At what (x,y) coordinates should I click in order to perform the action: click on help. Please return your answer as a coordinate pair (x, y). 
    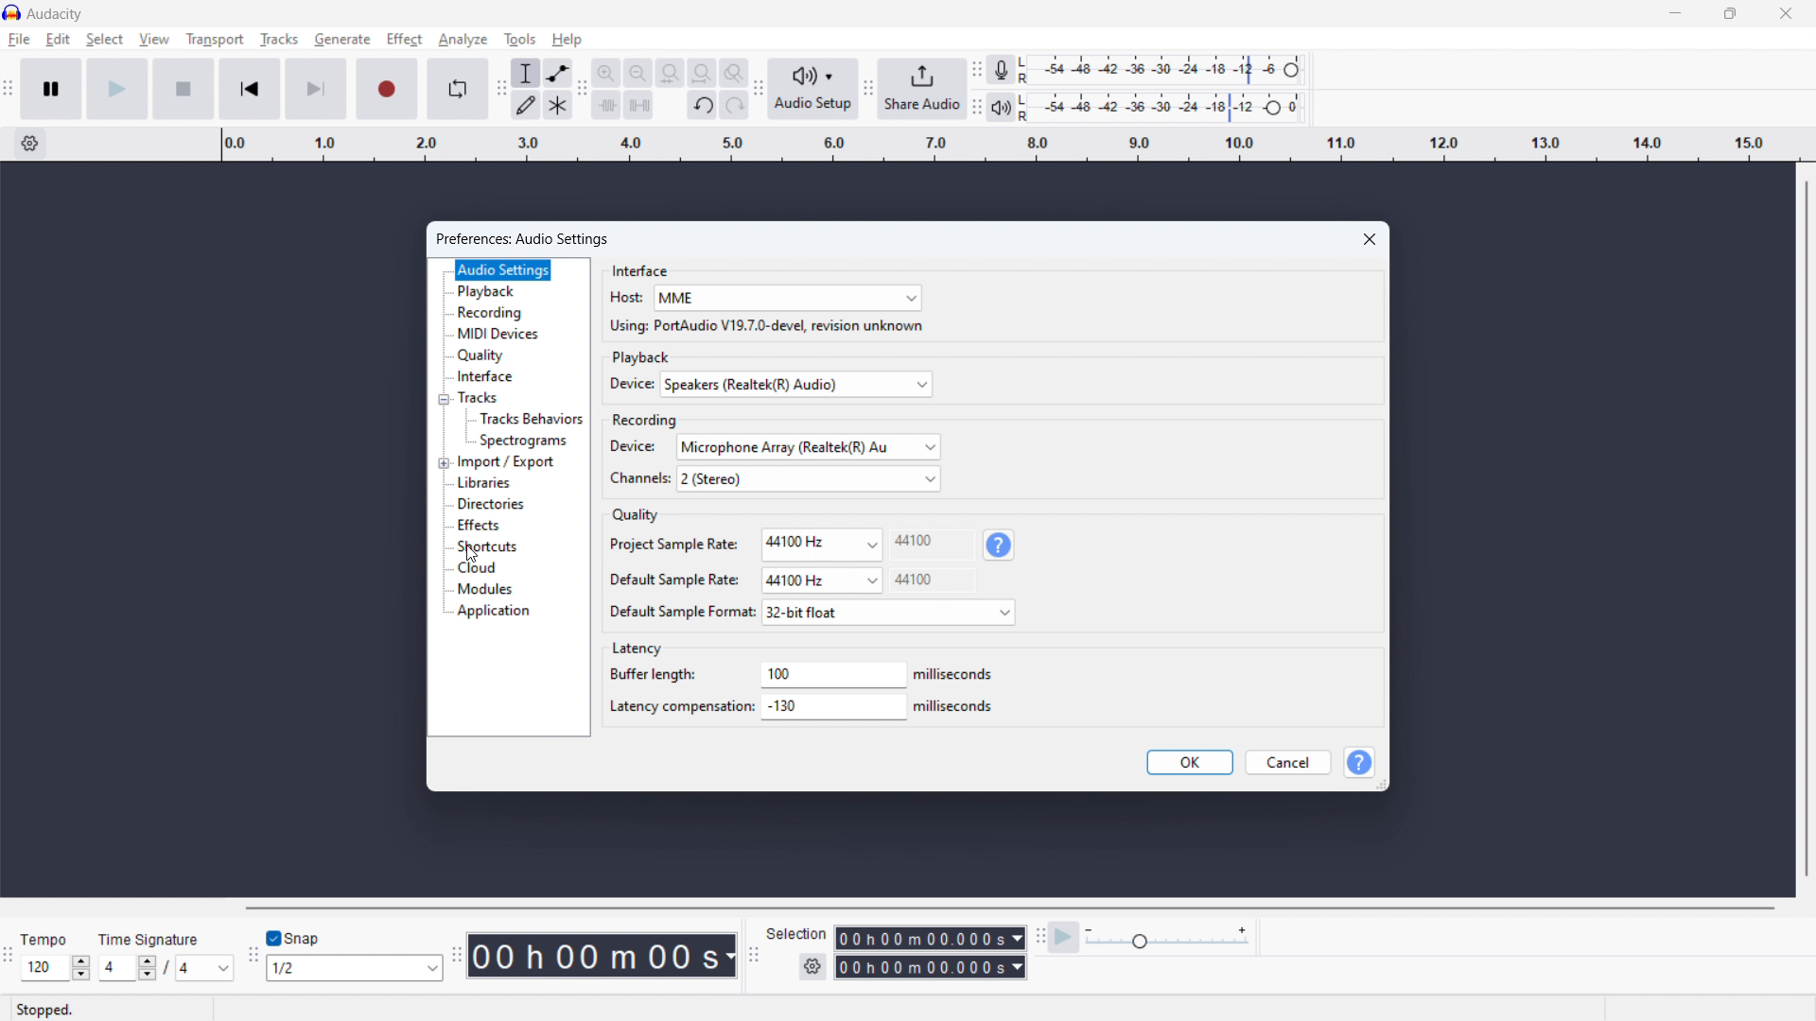
    Looking at the image, I should click on (567, 39).